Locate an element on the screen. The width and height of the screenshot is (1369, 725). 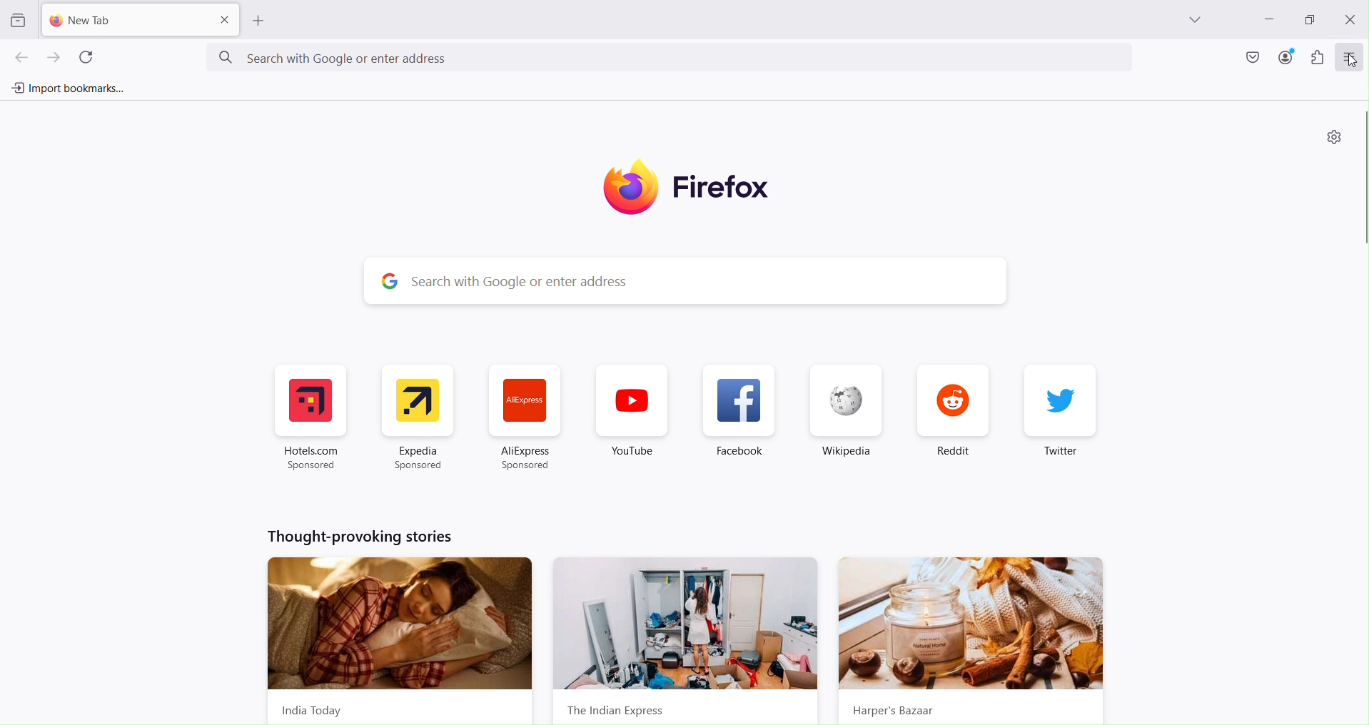
Save to pocket is located at coordinates (1251, 56).